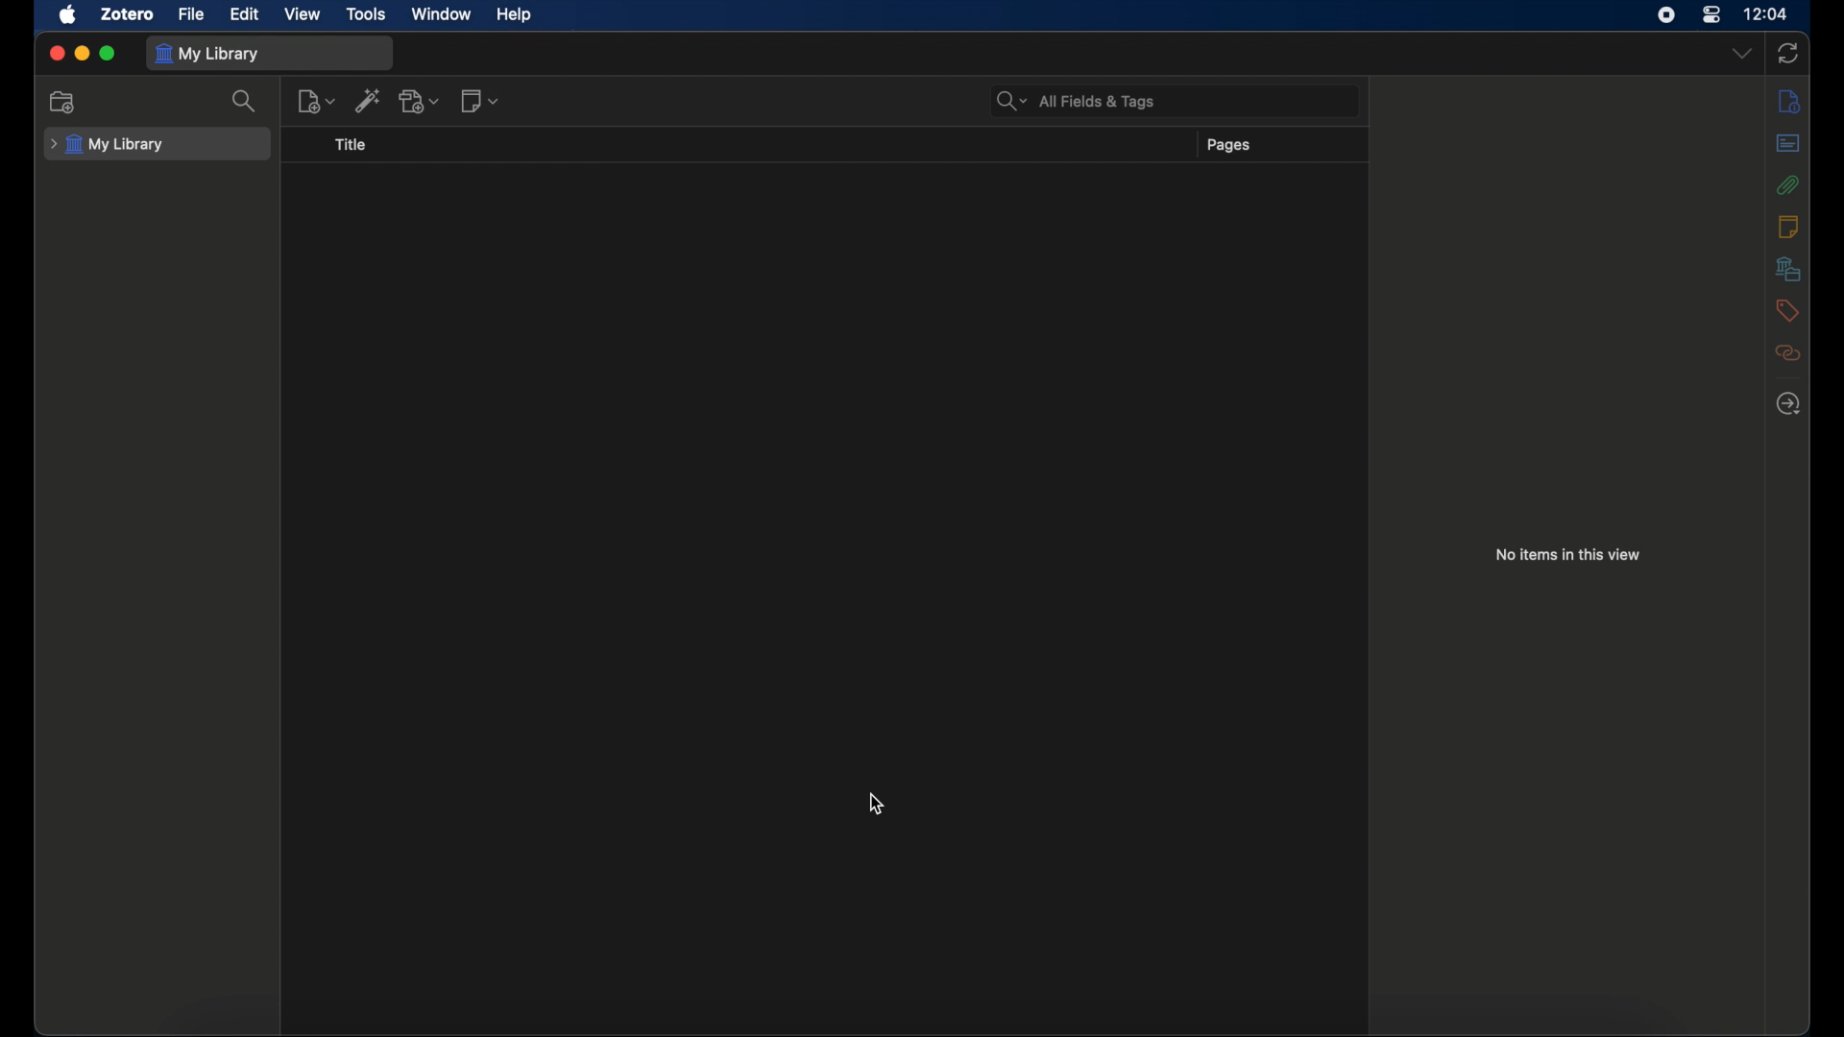 The width and height of the screenshot is (1844, 1037). Describe the element at coordinates (368, 100) in the screenshot. I see `add item by identifier` at that location.